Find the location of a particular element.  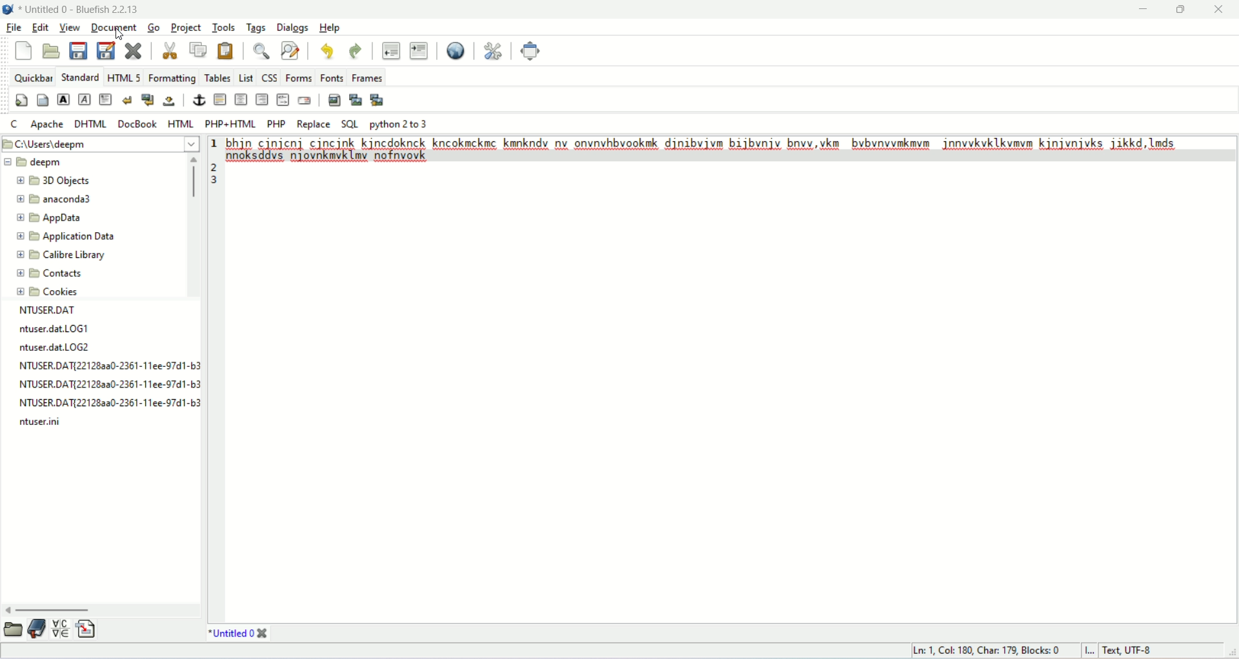

application is located at coordinates (70, 235).